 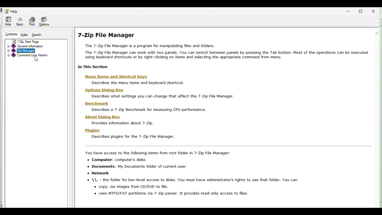 I want to click on 7-Zip File Manager, so click(x=108, y=35).